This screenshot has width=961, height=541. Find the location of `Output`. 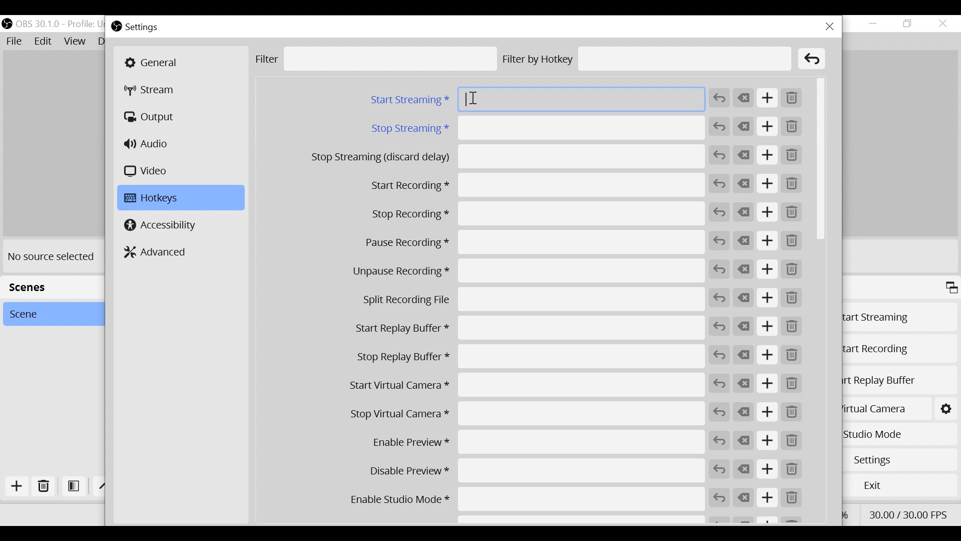

Output is located at coordinates (153, 117).